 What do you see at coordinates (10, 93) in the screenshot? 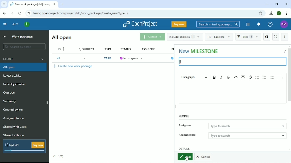
I see `Overdue` at bounding box center [10, 93].